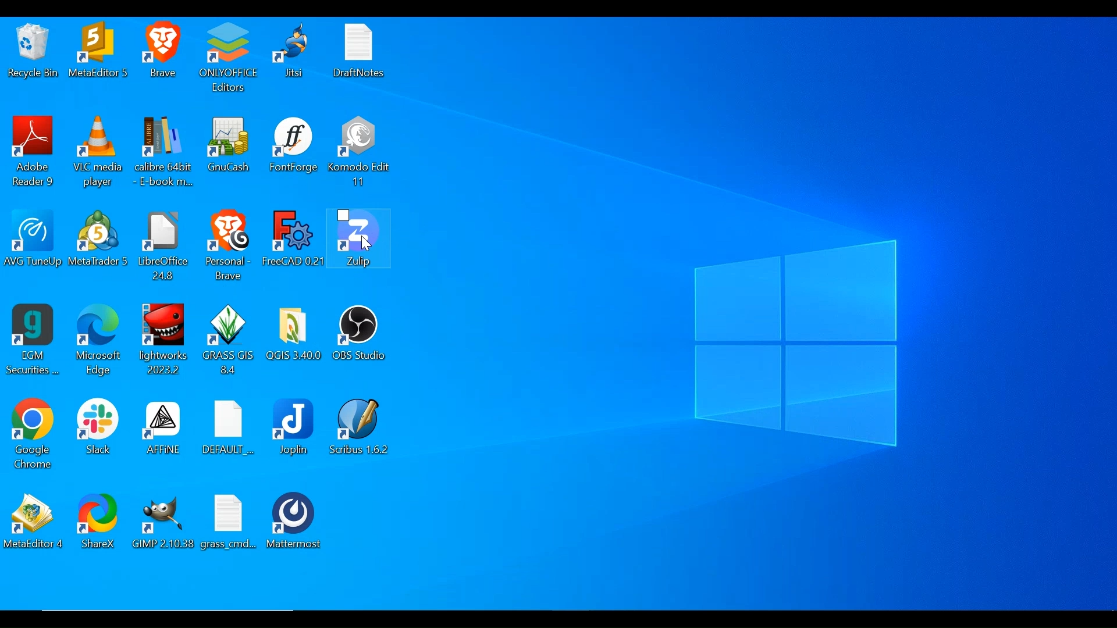 The width and height of the screenshot is (1117, 628). I want to click on Mattermost Desktop icon, so click(293, 524).